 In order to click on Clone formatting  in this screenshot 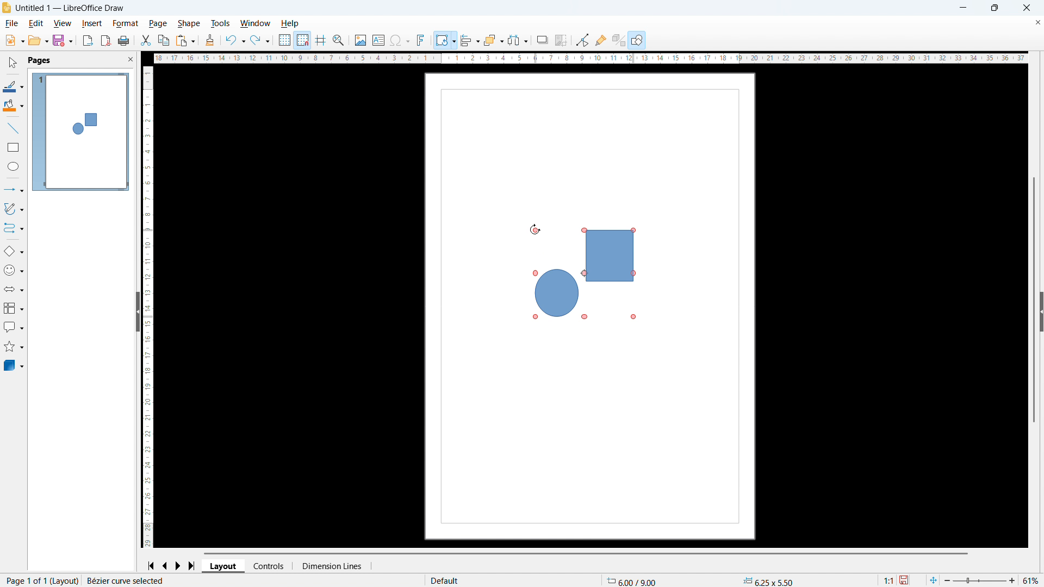, I will do `click(210, 40)`.